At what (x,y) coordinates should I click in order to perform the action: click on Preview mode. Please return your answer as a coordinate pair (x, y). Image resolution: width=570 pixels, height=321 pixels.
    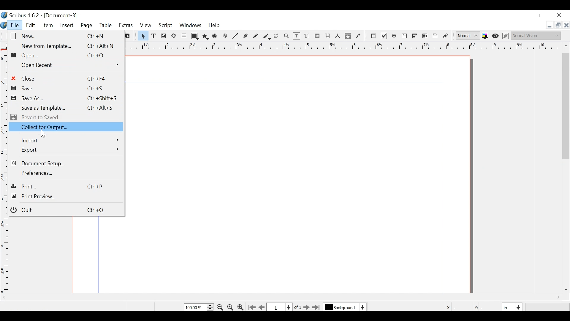
    Looking at the image, I should click on (496, 37).